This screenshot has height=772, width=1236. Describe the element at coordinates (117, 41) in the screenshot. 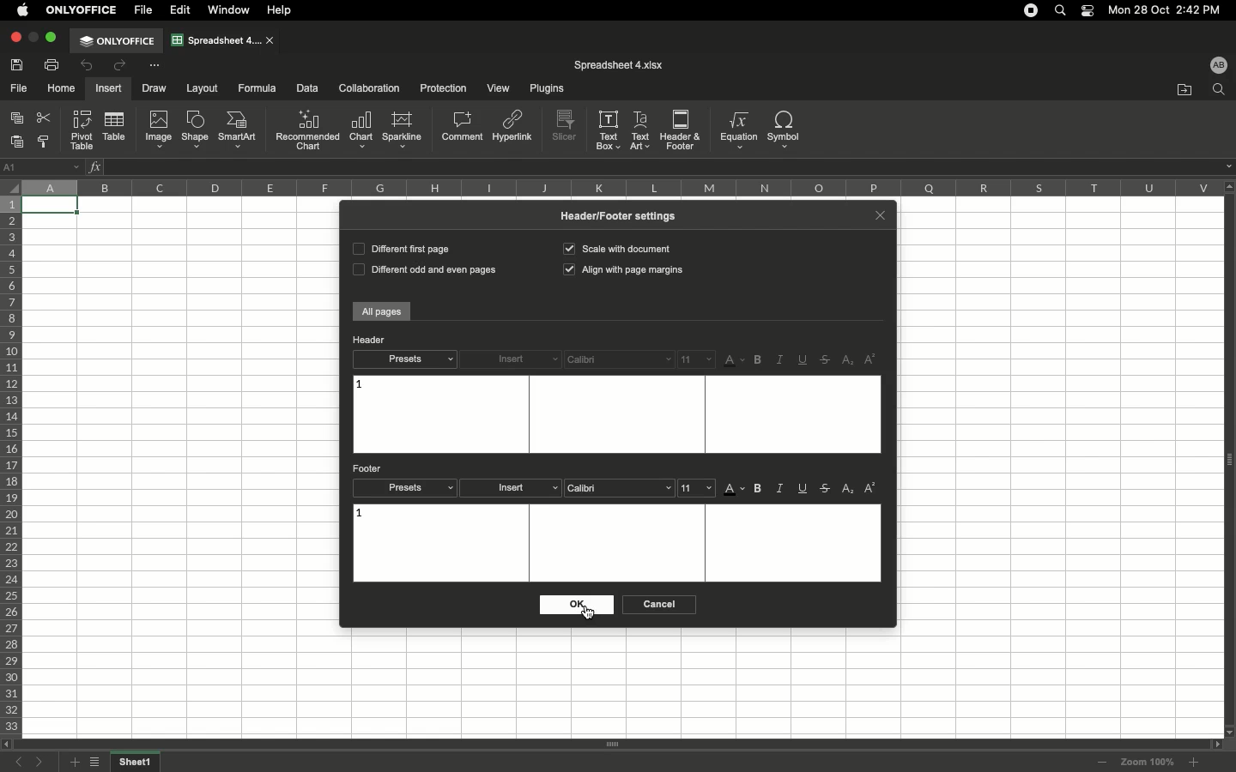

I see `OnlyOffice tab` at that location.